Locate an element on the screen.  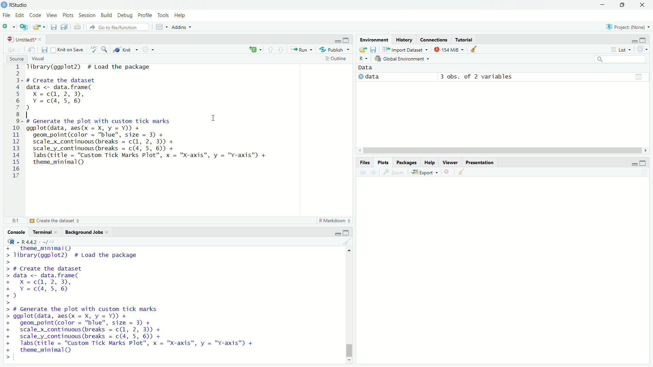
help is located at coordinates (430, 162).